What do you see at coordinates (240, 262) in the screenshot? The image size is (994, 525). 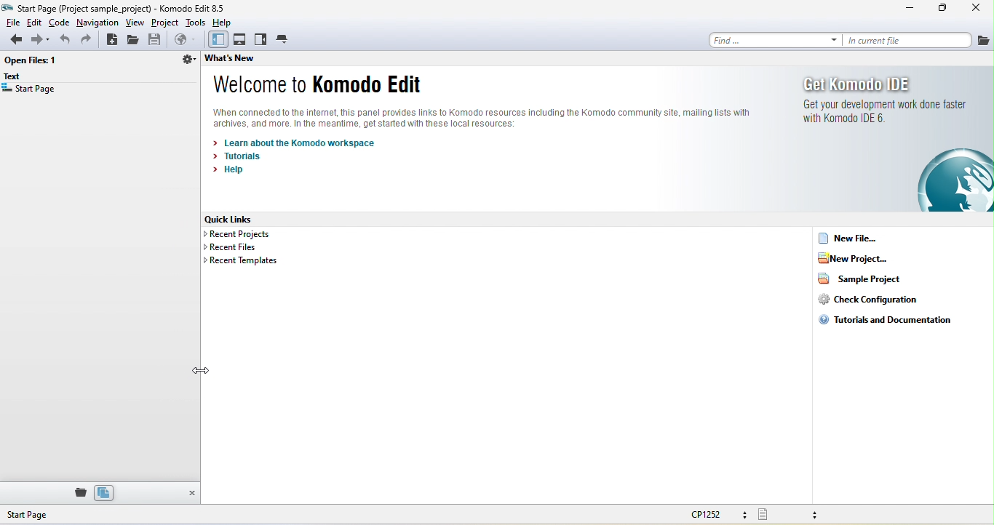 I see `recent templates` at bounding box center [240, 262].